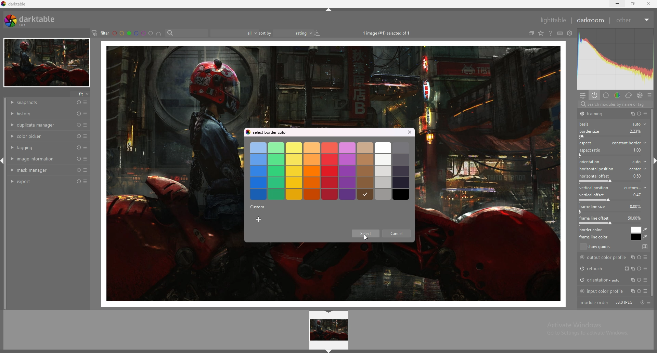 The width and height of the screenshot is (657, 353). Describe the element at coordinates (79, 103) in the screenshot. I see `reset` at that location.